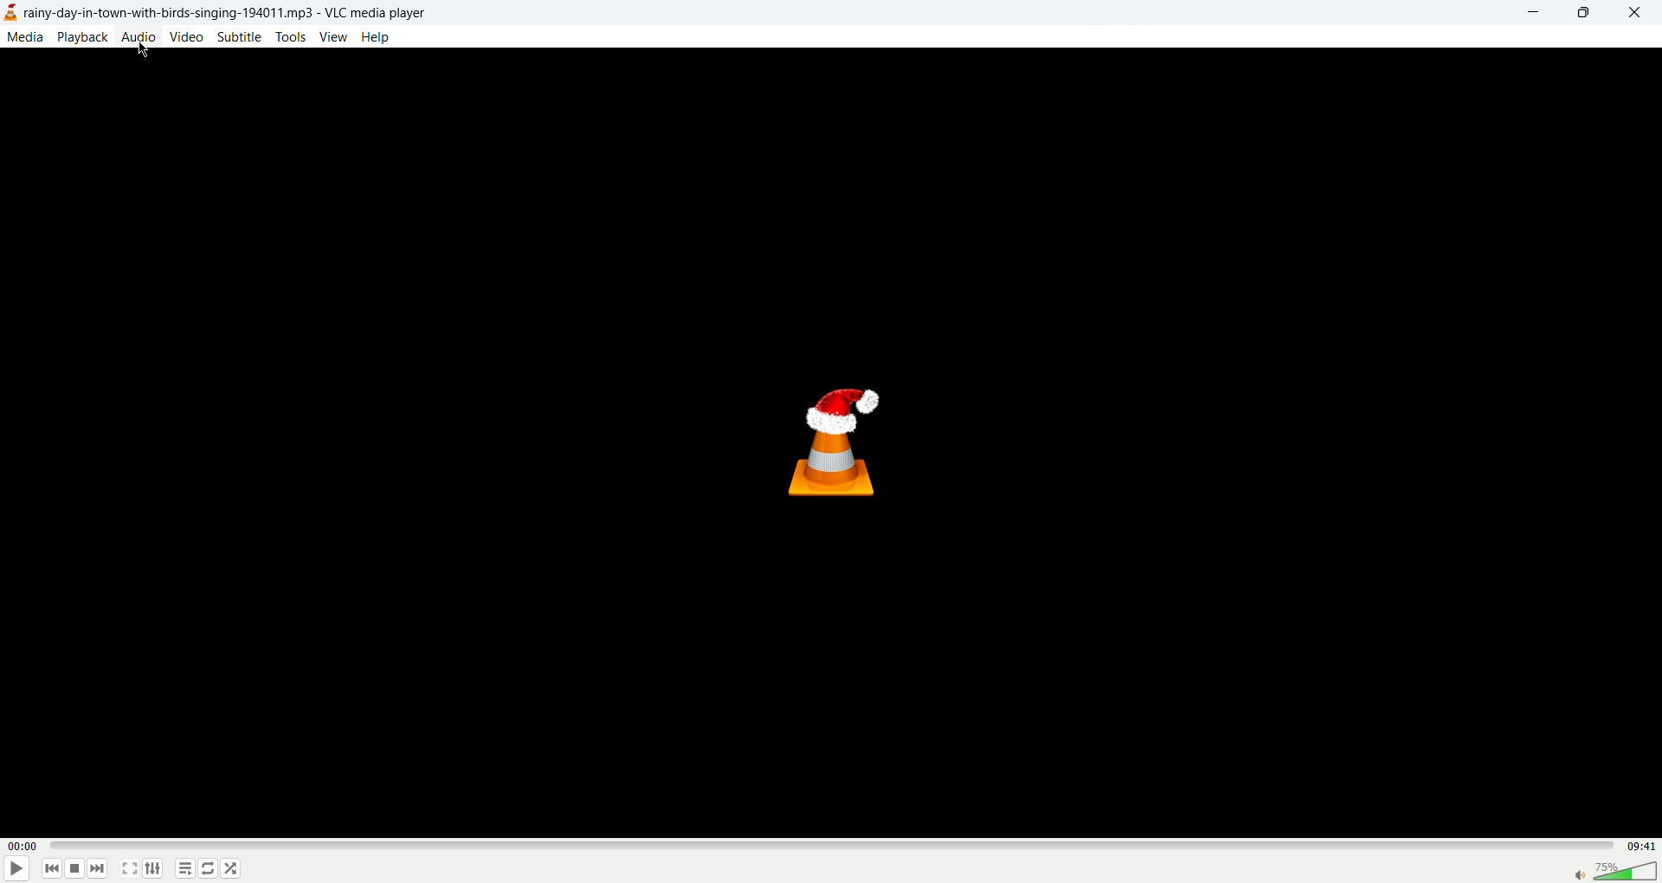 The width and height of the screenshot is (1662, 883). I want to click on playback, so click(84, 37).